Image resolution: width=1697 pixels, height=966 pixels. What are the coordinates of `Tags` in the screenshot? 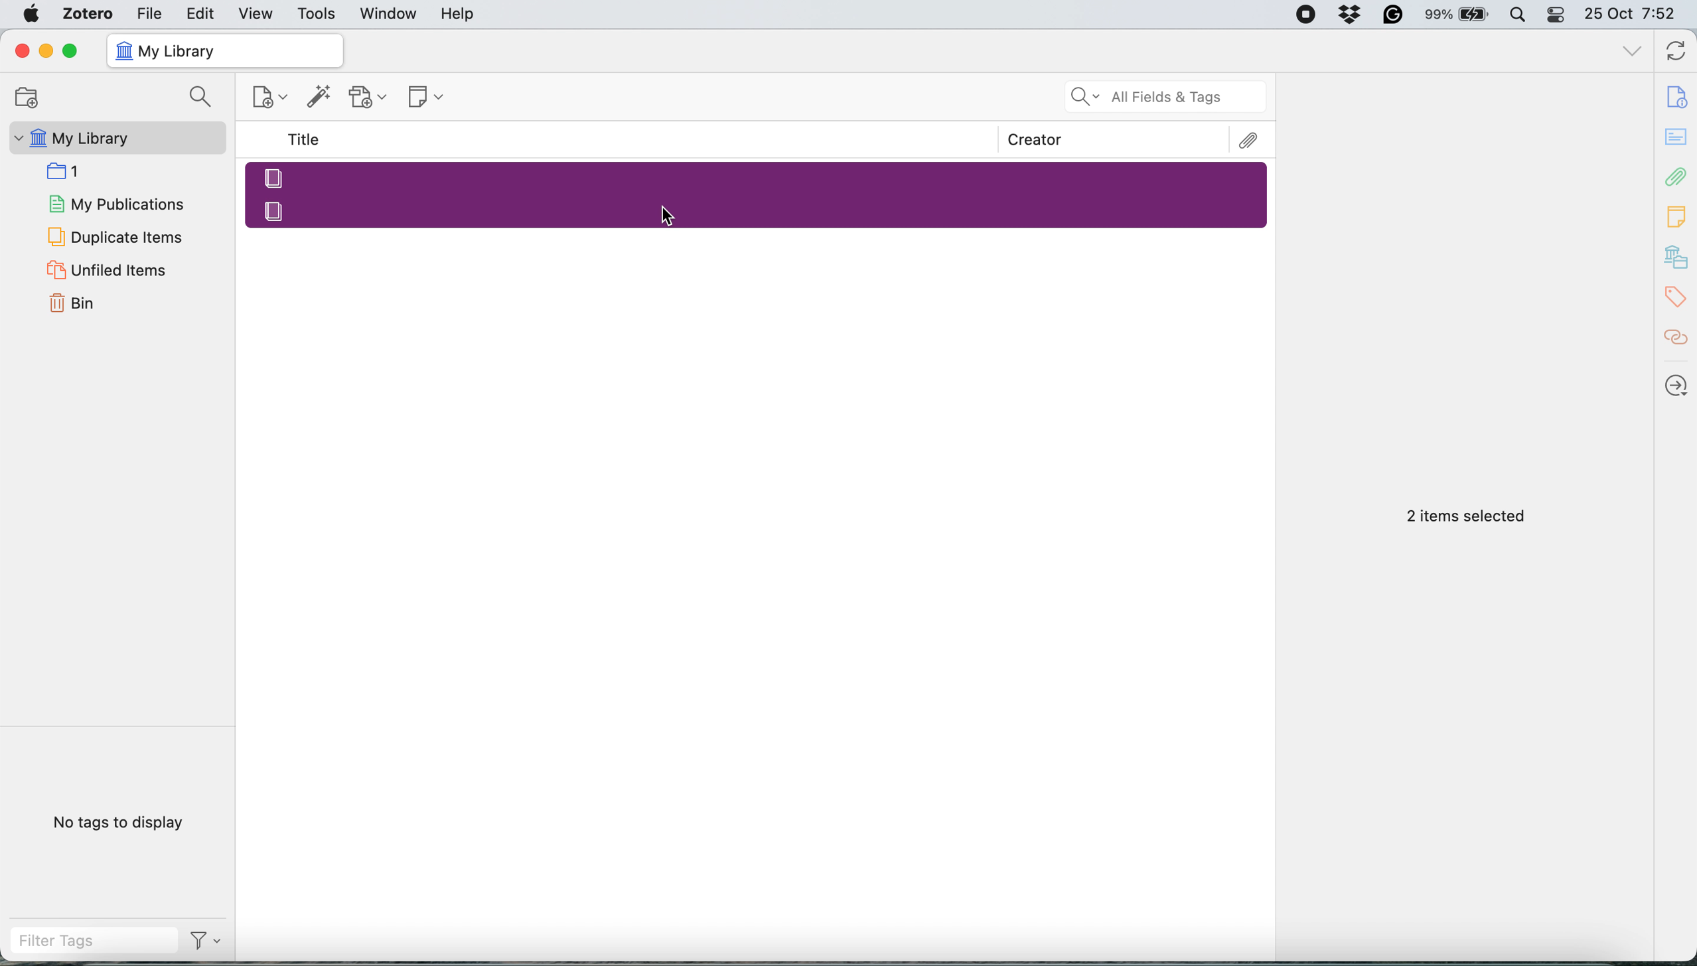 It's located at (1679, 297).